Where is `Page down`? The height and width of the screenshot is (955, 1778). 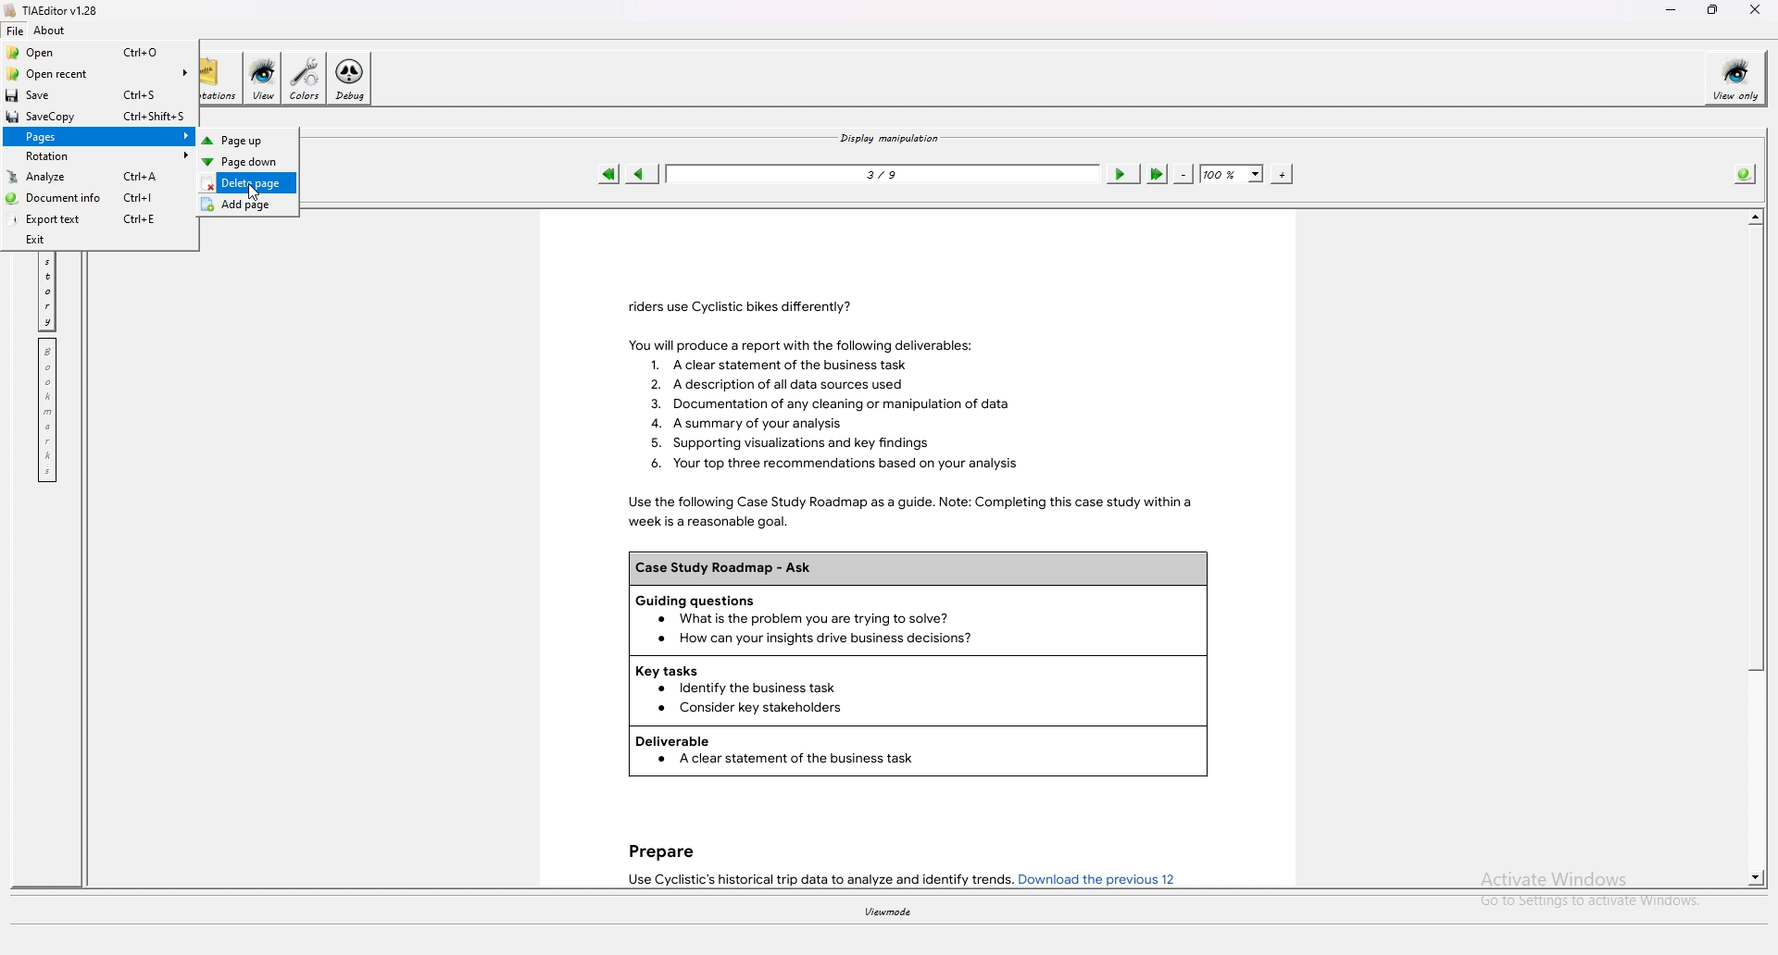
Page down is located at coordinates (243, 162).